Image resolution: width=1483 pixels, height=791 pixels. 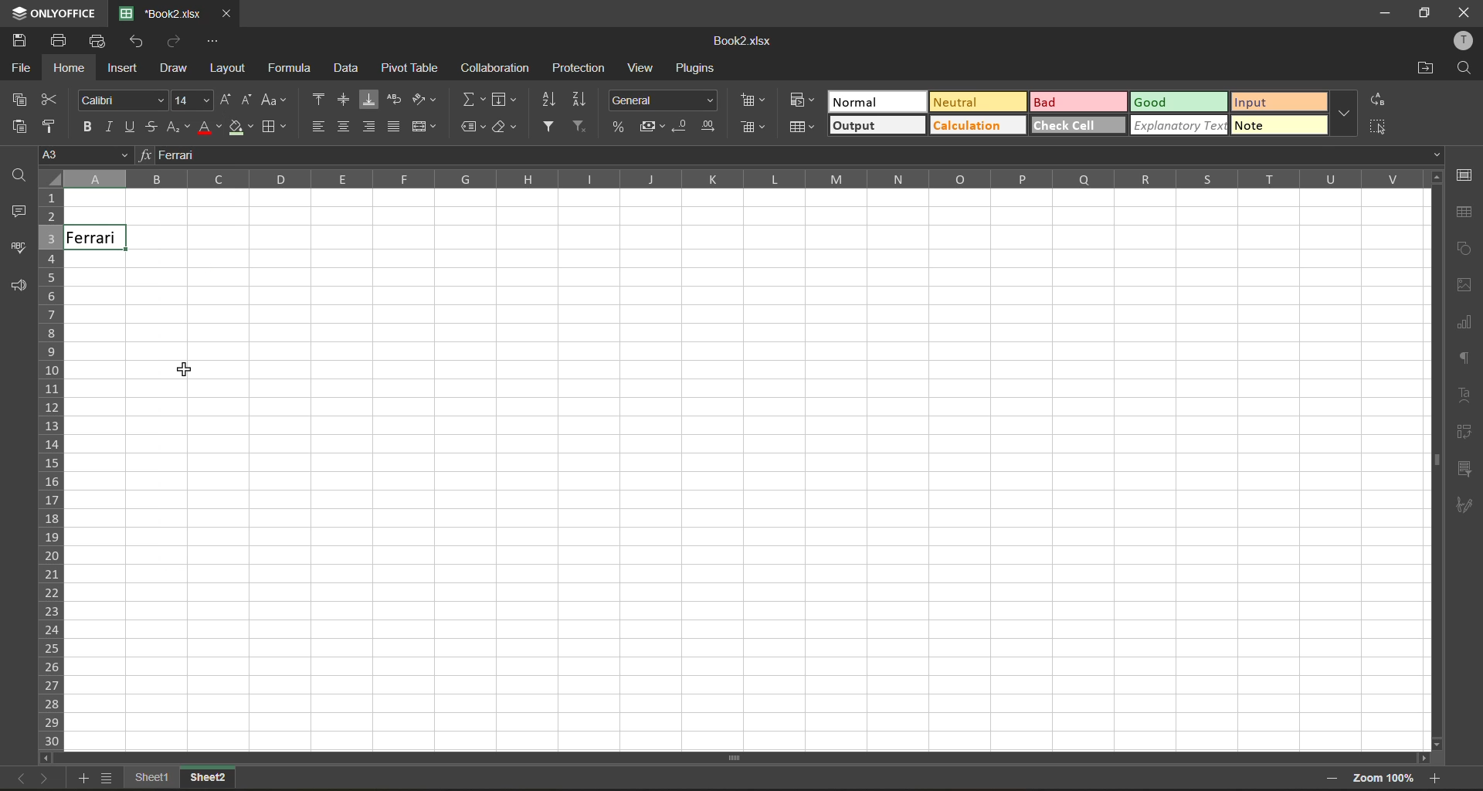 I want to click on strikethrough, so click(x=157, y=127).